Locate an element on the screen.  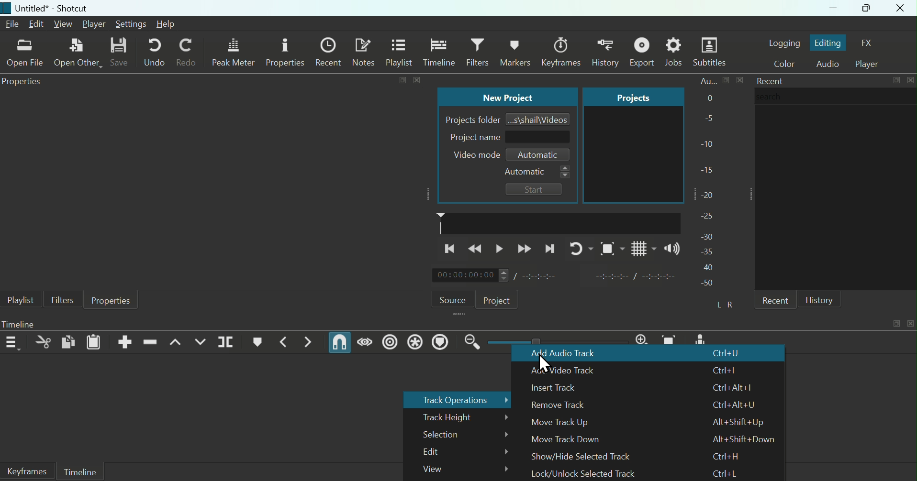
Overwrite is located at coordinates (201, 342).